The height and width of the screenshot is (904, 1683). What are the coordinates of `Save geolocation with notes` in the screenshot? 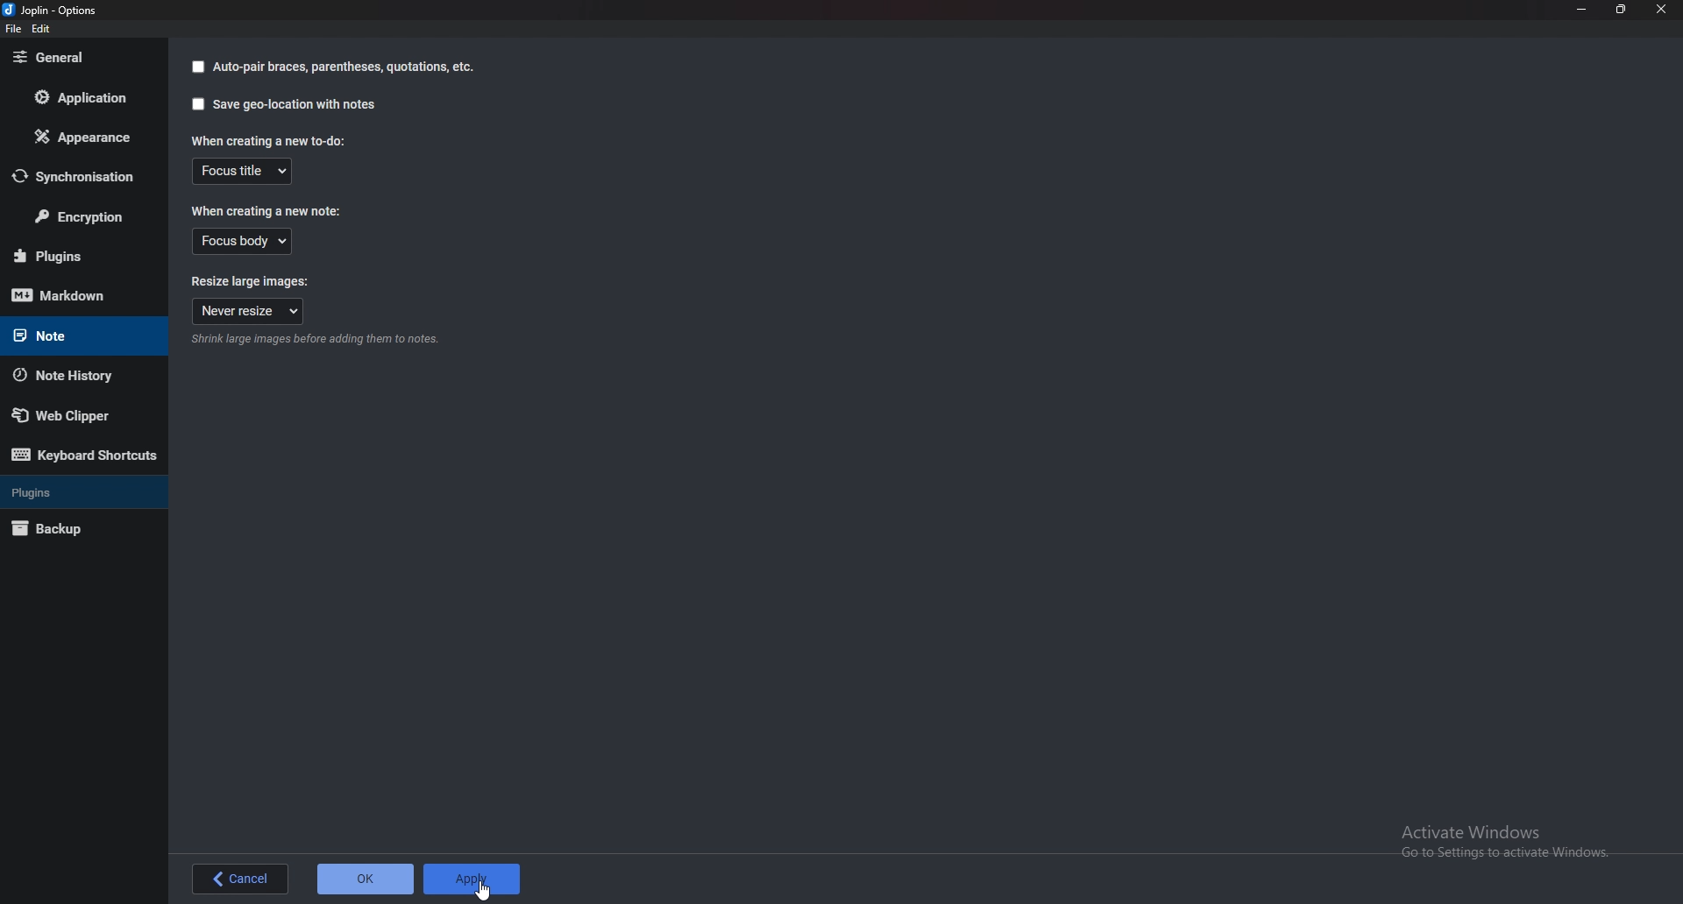 It's located at (296, 104).